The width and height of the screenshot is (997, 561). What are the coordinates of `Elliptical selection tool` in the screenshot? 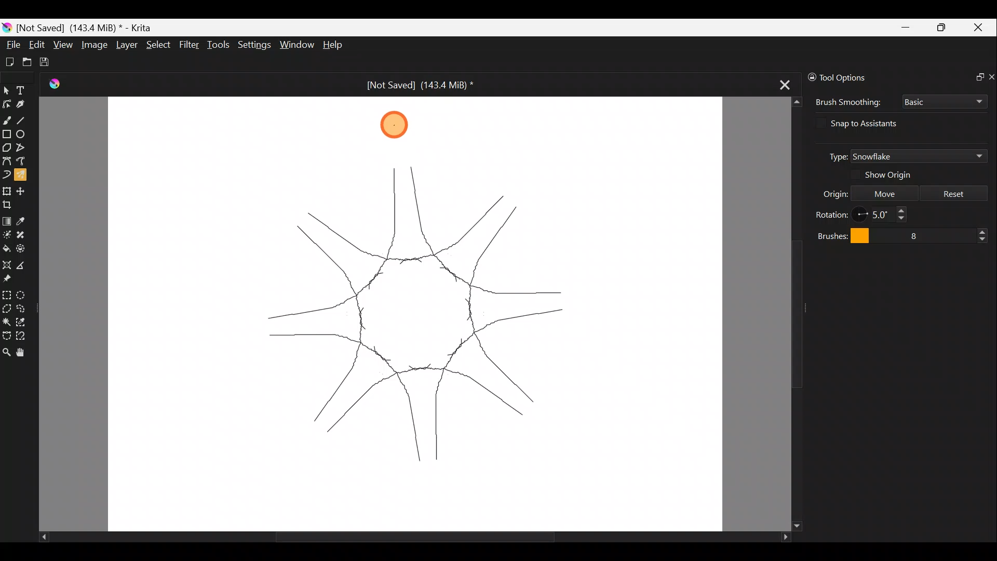 It's located at (24, 293).